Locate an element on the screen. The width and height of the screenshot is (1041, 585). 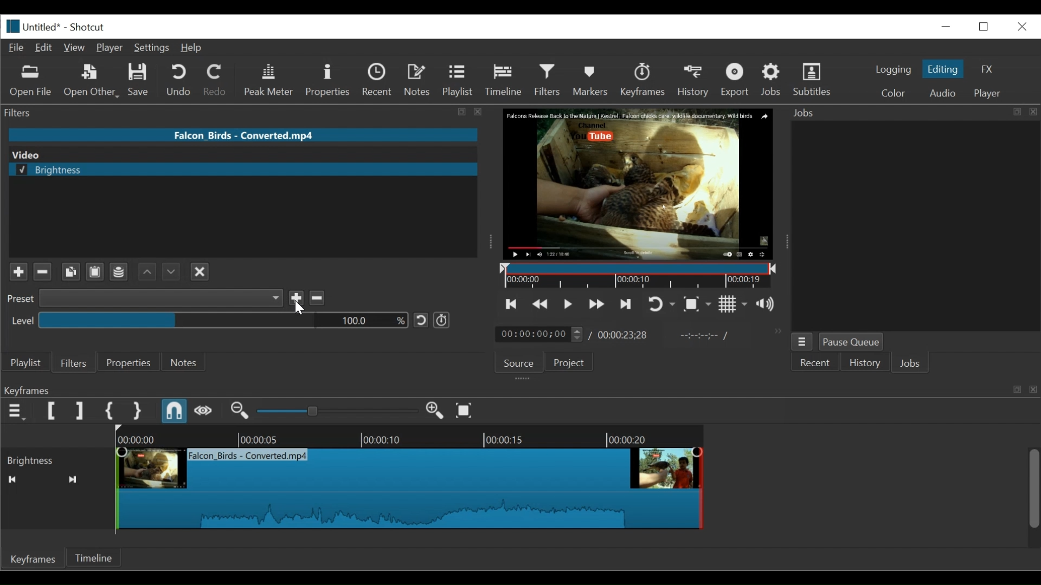
Playlist is located at coordinates (458, 81).